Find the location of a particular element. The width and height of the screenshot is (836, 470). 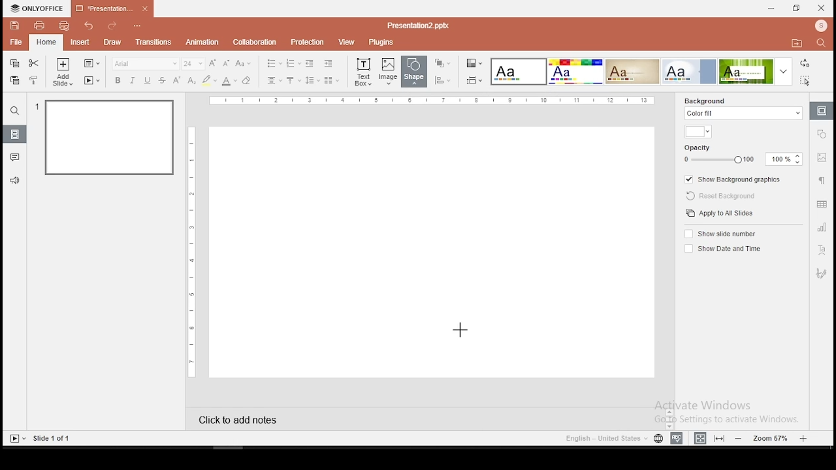

spell check is located at coordinates (679, 437).